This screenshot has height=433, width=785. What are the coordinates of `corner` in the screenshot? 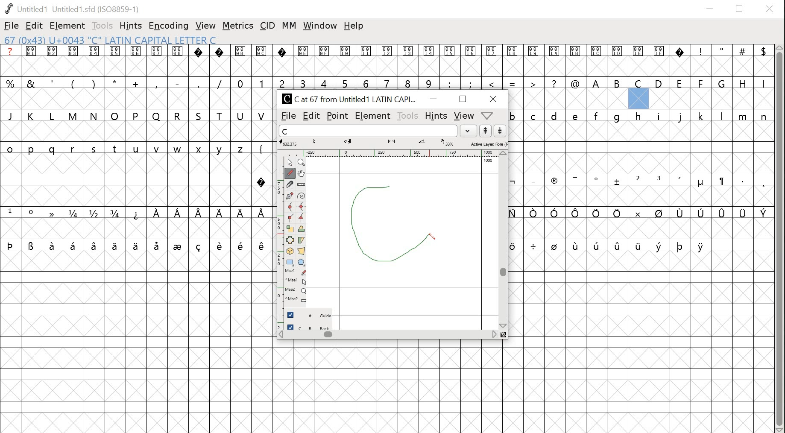 It's located at (291, 218).